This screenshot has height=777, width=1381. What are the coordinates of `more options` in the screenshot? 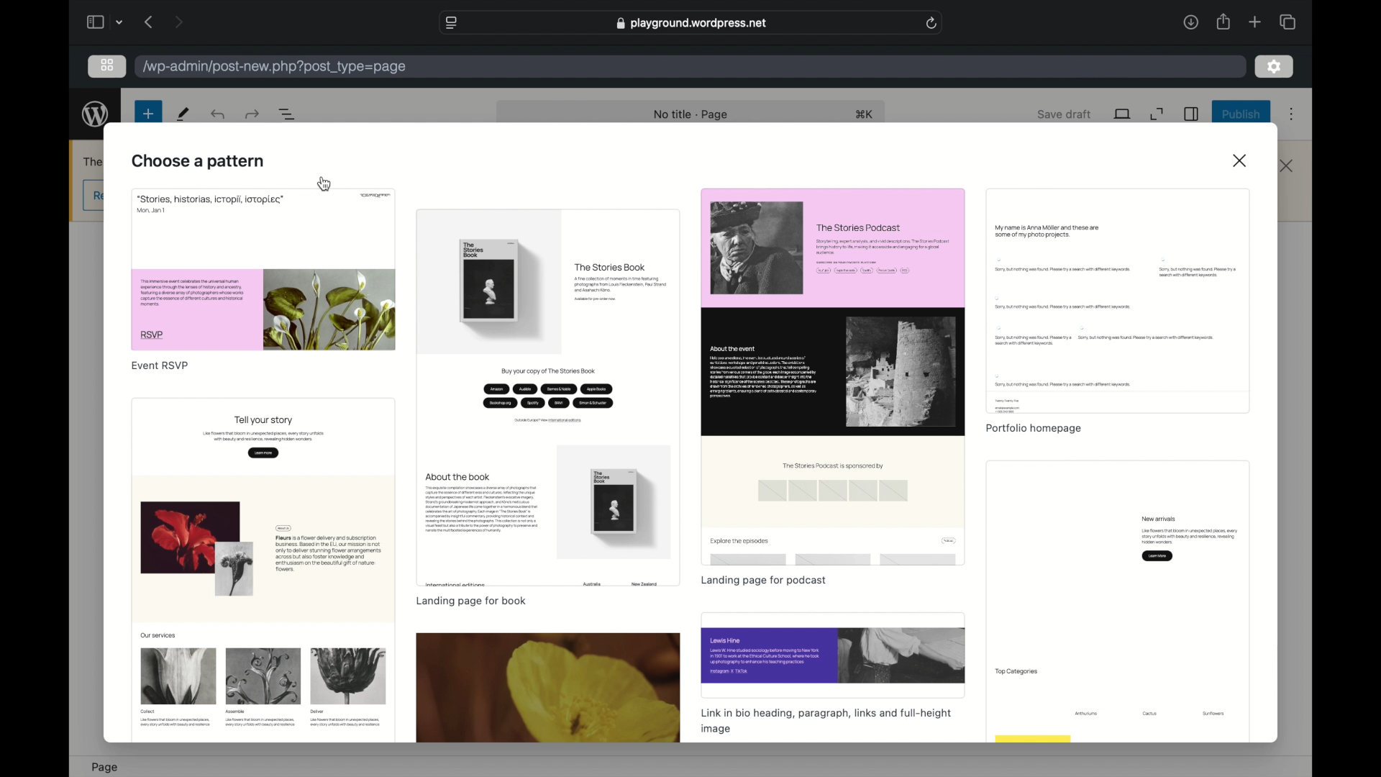 It's located at (1291, 114).